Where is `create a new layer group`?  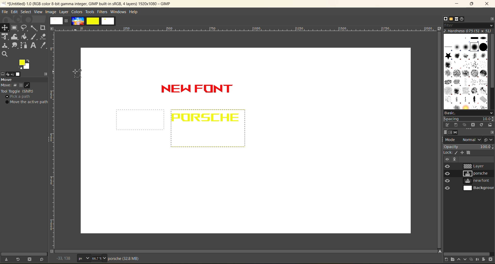 create a new layer group is located at coordinates (451, 260).